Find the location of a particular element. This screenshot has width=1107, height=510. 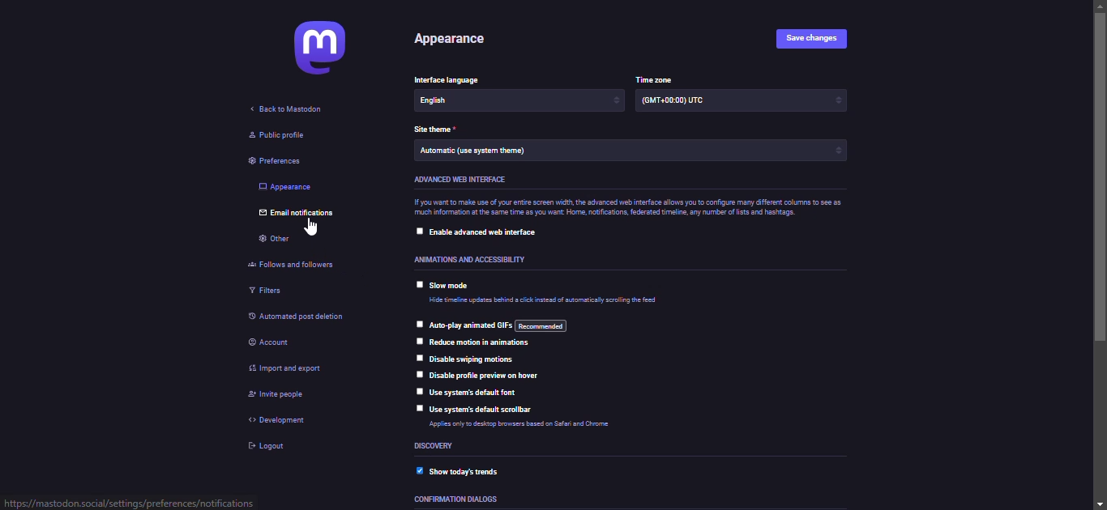

account is located at coordinates (272, 342).